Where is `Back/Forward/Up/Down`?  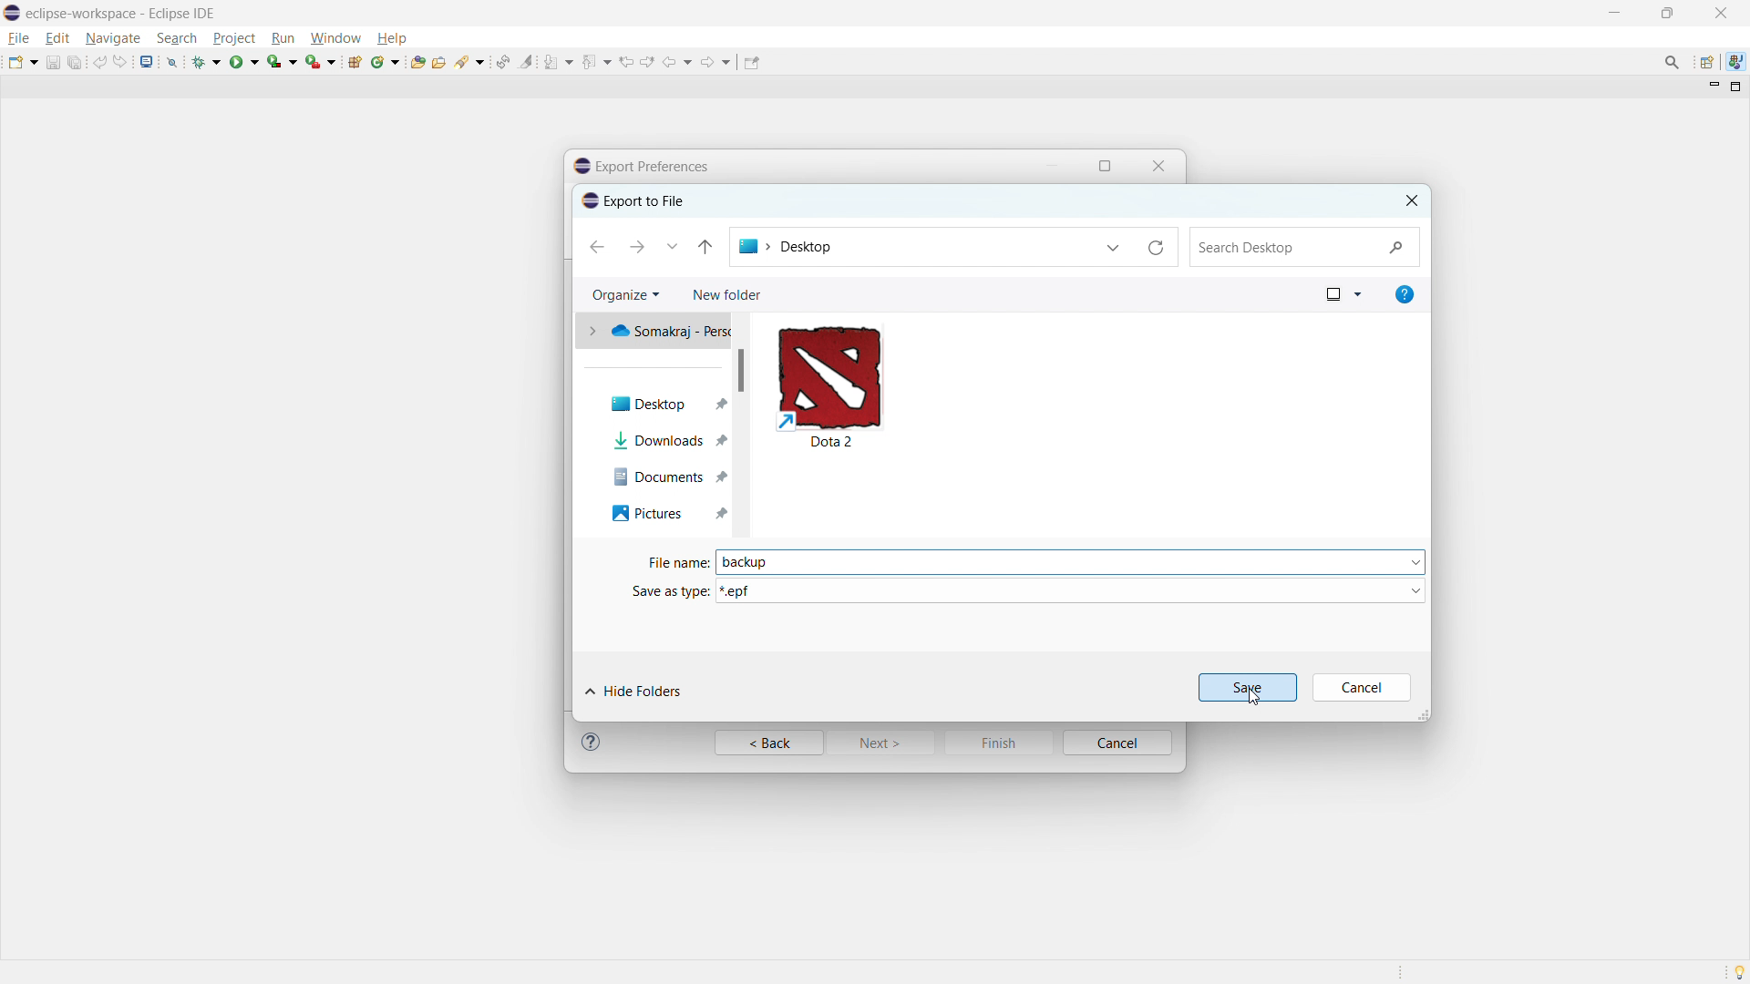
Back/Forward/Up/Down is located at coordinates (656, 246).